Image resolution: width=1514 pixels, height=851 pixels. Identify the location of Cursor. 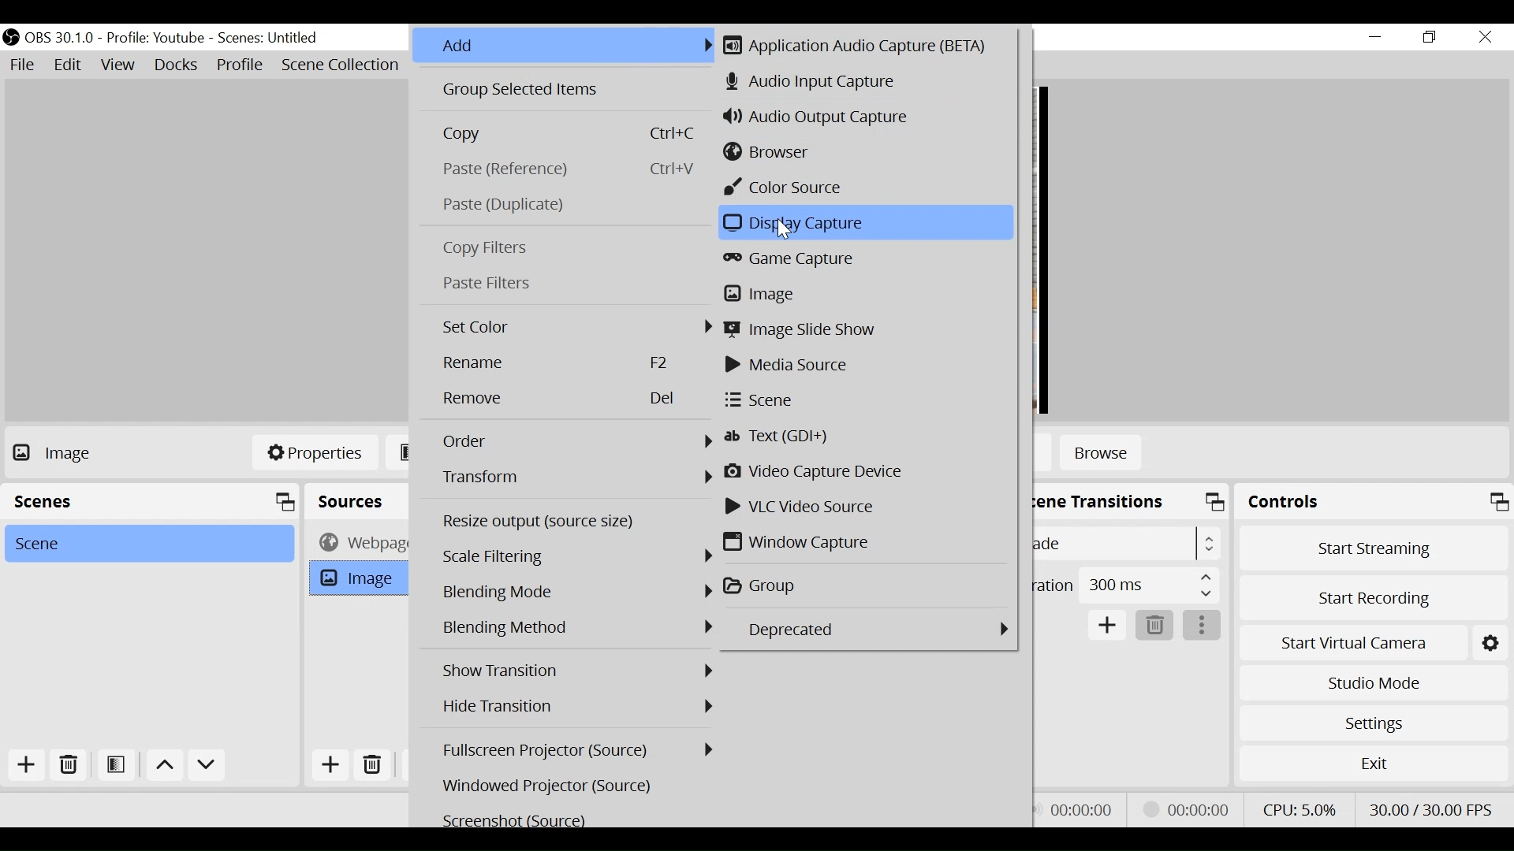
(781, 228).